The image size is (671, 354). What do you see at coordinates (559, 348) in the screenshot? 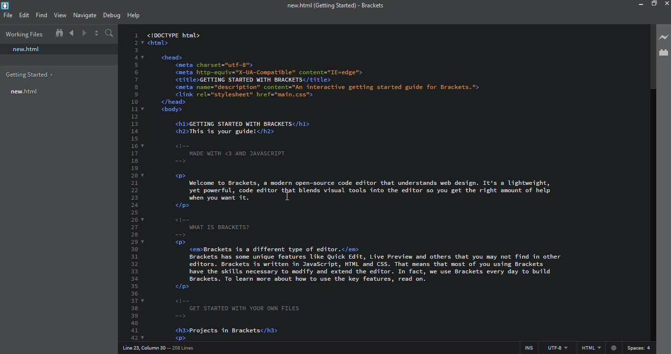
I see `utf 8` at bounding box center [559, 348].